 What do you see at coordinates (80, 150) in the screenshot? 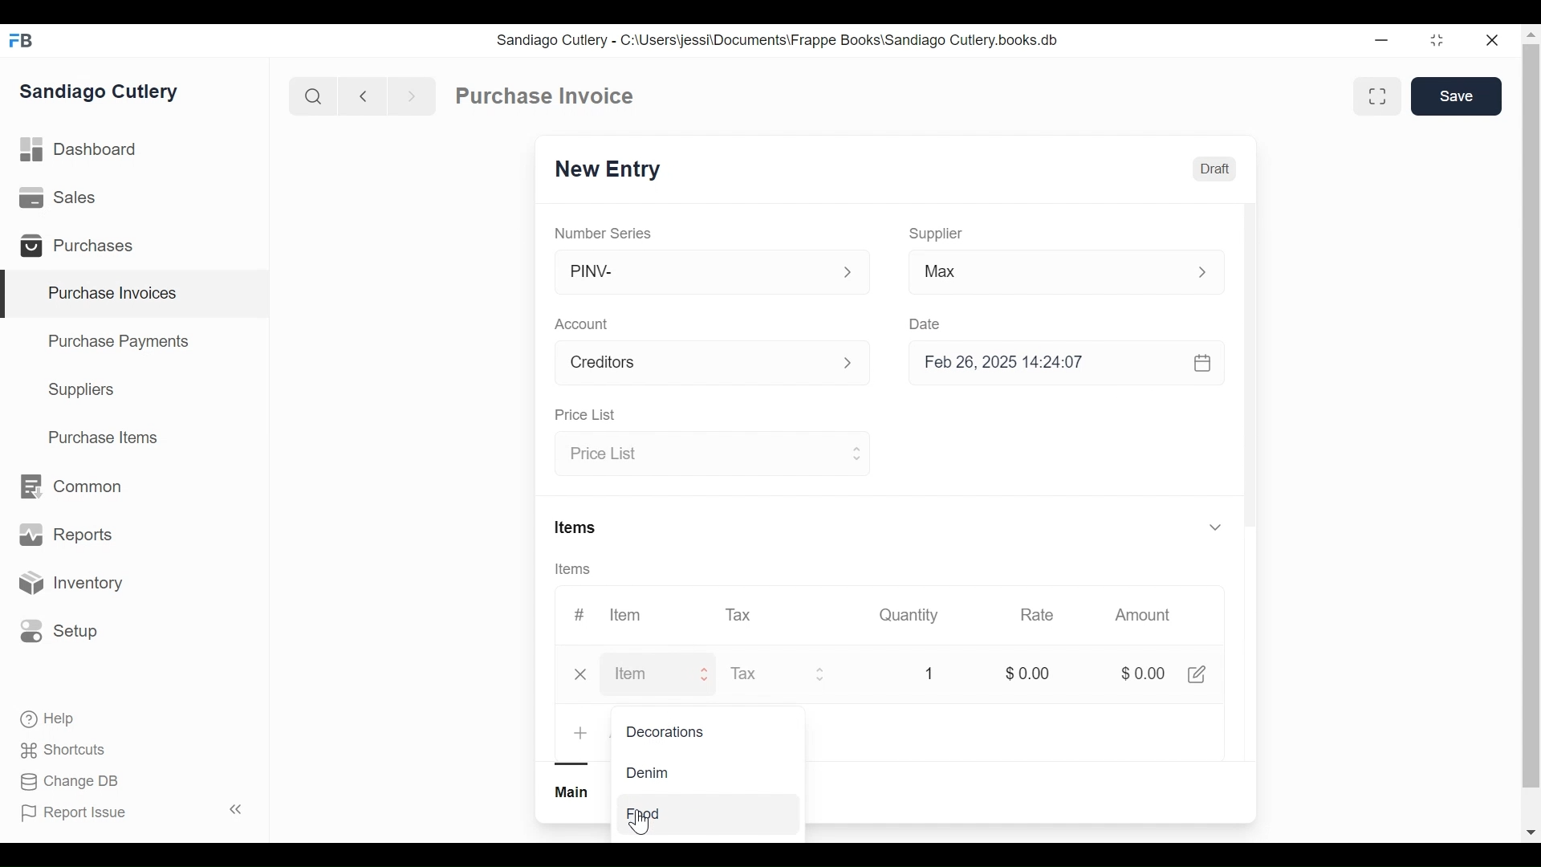
I see `Dashboard` at bounding box center [80, 150].